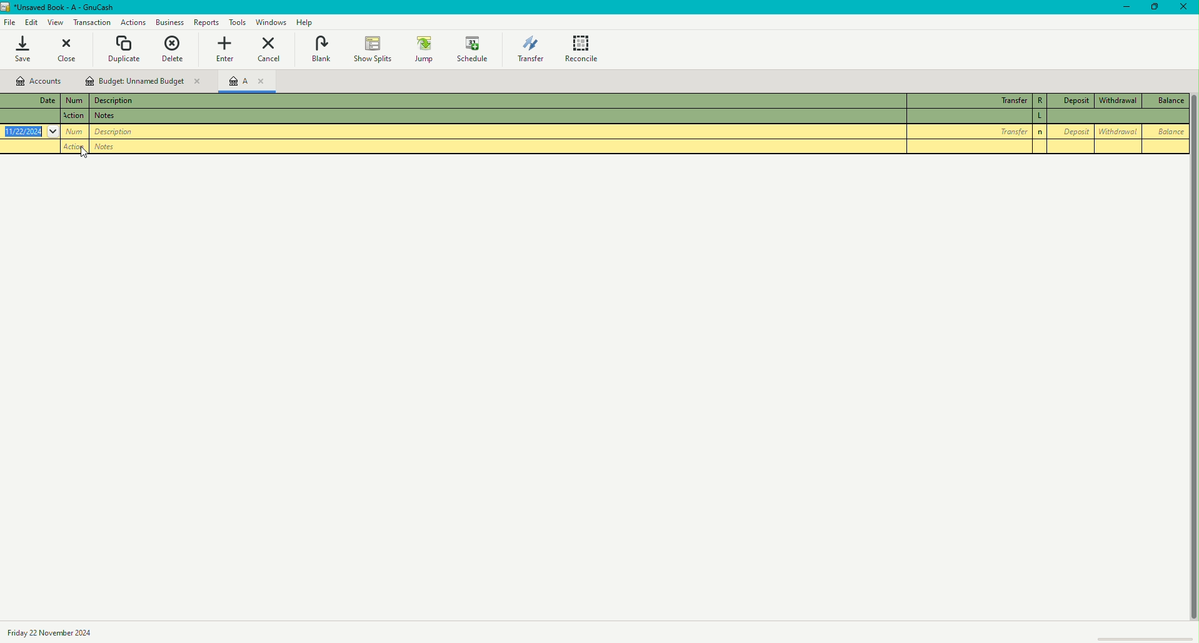  What do you see at coordinates (113, 117) in the screenshot?
I see `Description` at bounding box center [113, 117].